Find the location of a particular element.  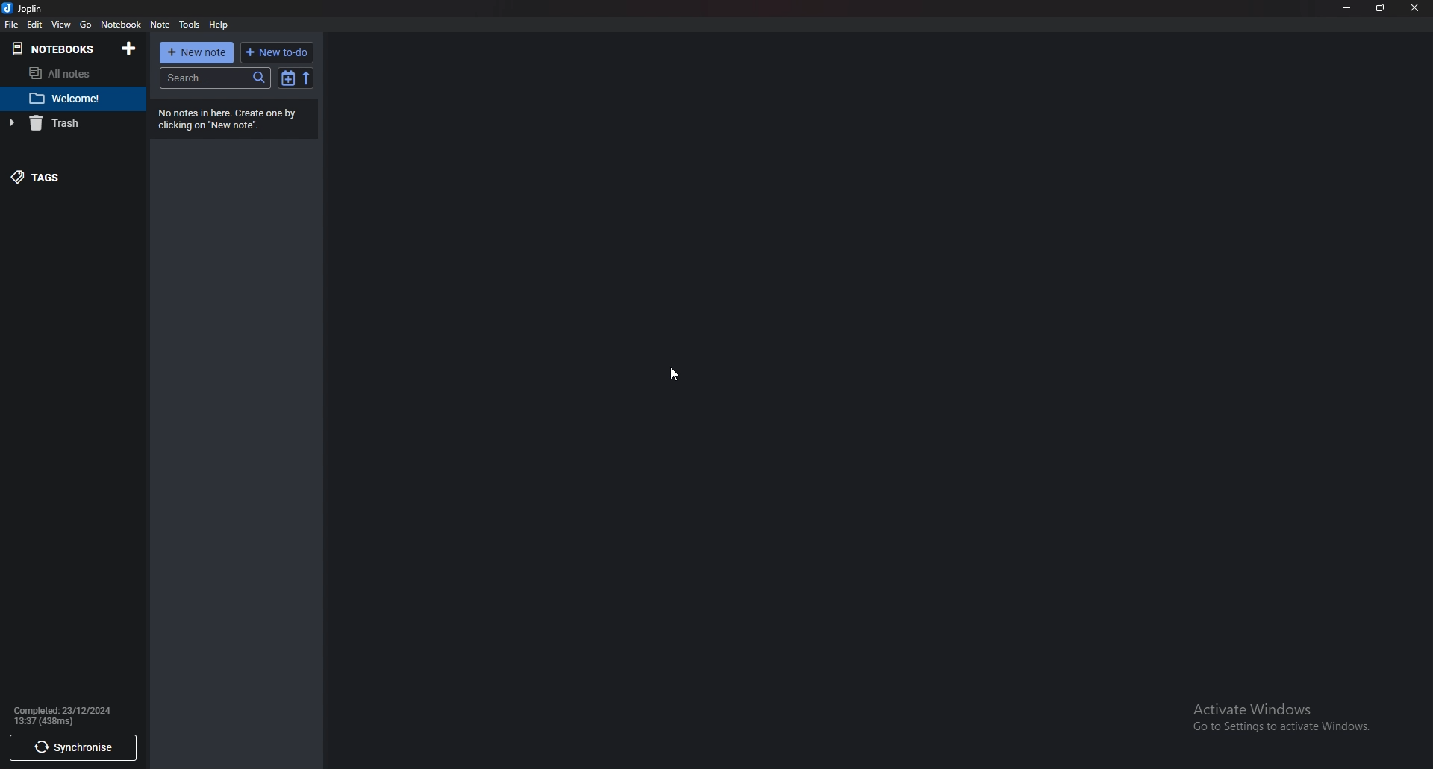

tags is located at coordinates (64, 177).